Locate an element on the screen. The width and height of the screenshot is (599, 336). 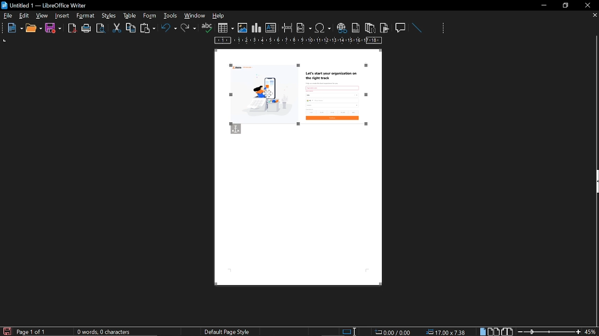
page style is located at coordinates (229, 331).